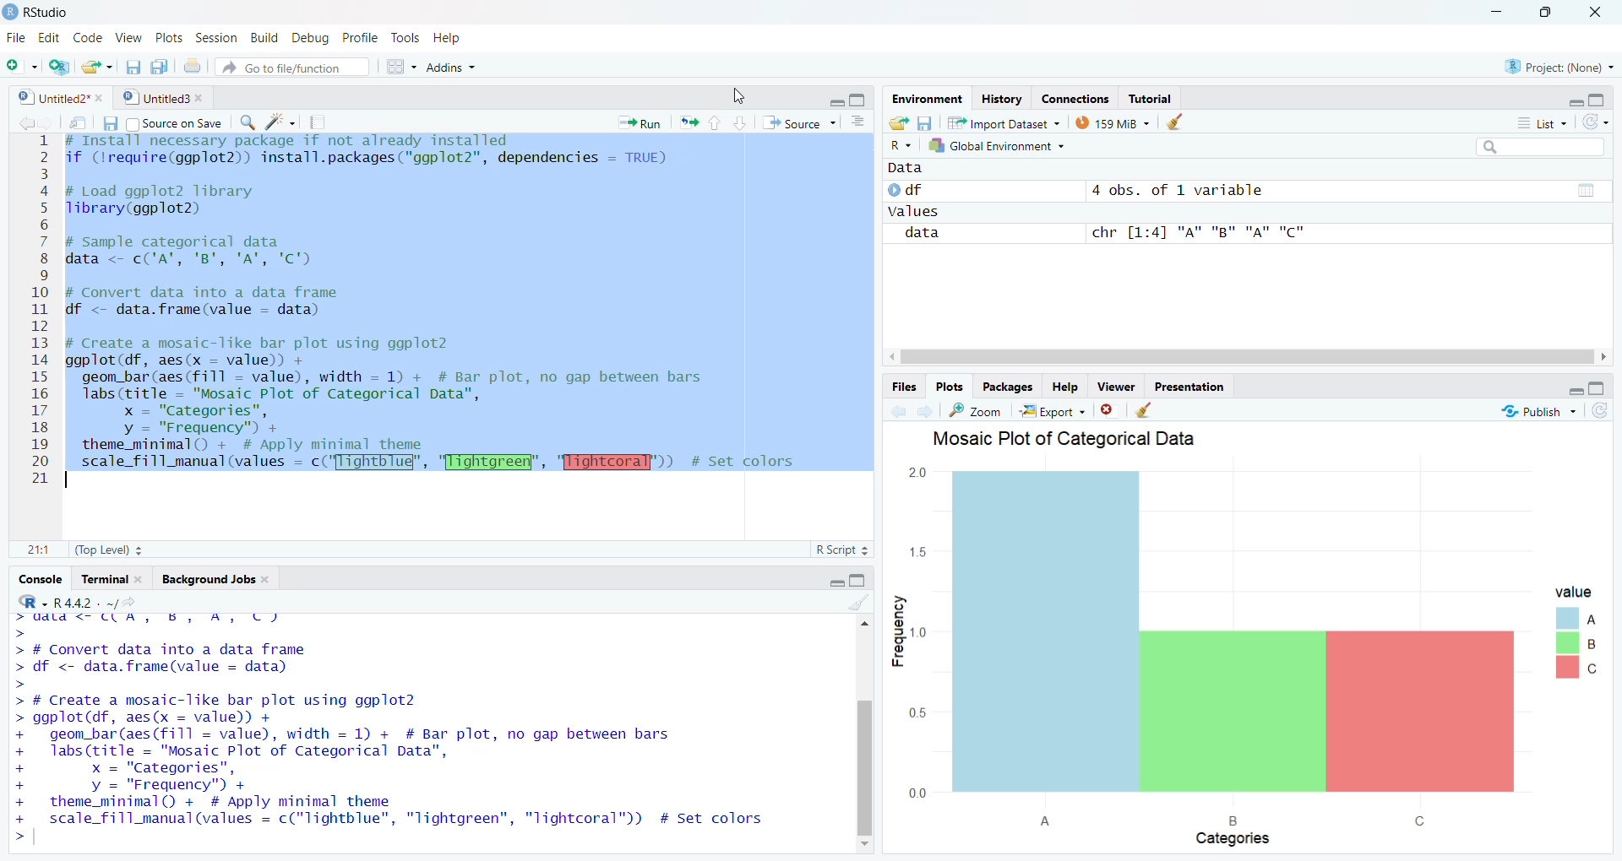  Describe the element at coordinates (1596, 14) in the screenshot. I see `Close` at that location.